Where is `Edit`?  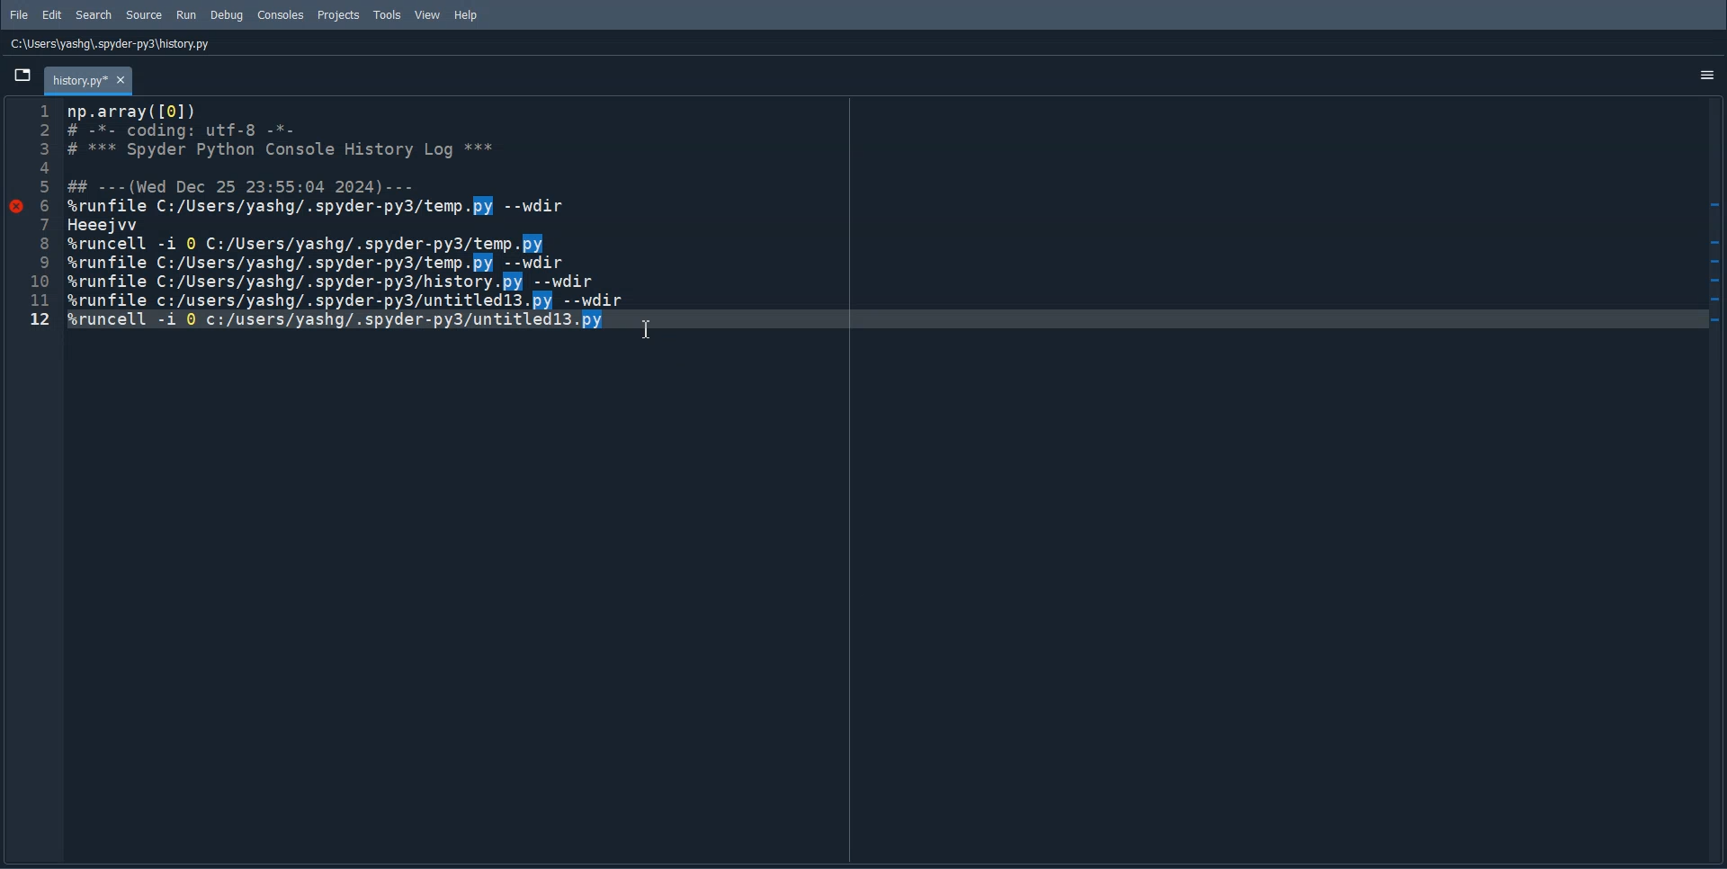
Edit is located at coordinates (52, 14).